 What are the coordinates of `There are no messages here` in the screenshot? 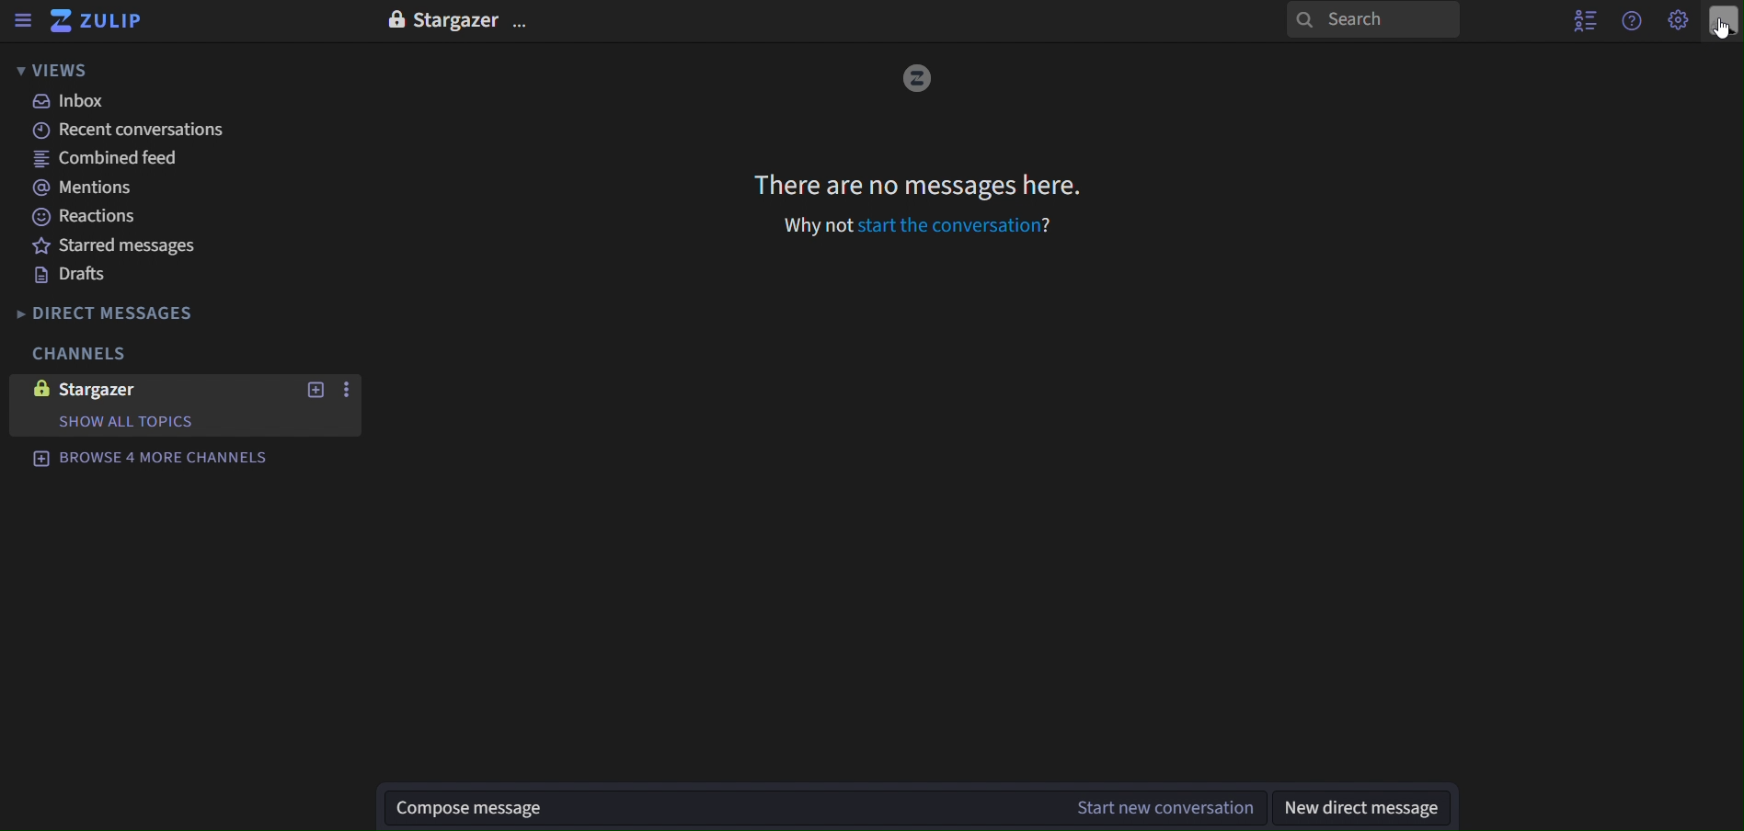 It's located at (912, 184).